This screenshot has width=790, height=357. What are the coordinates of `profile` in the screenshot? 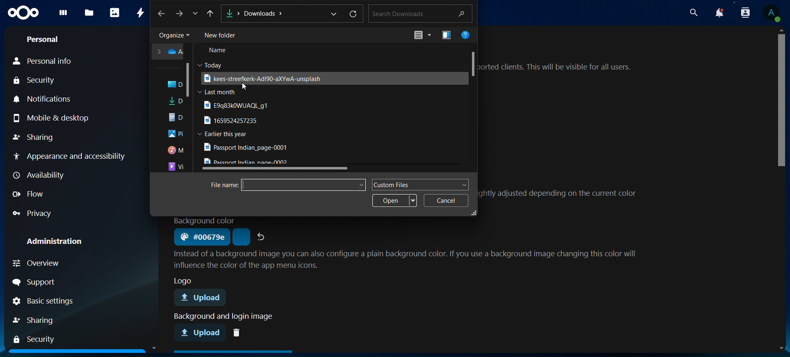 It's located at (771, 14).